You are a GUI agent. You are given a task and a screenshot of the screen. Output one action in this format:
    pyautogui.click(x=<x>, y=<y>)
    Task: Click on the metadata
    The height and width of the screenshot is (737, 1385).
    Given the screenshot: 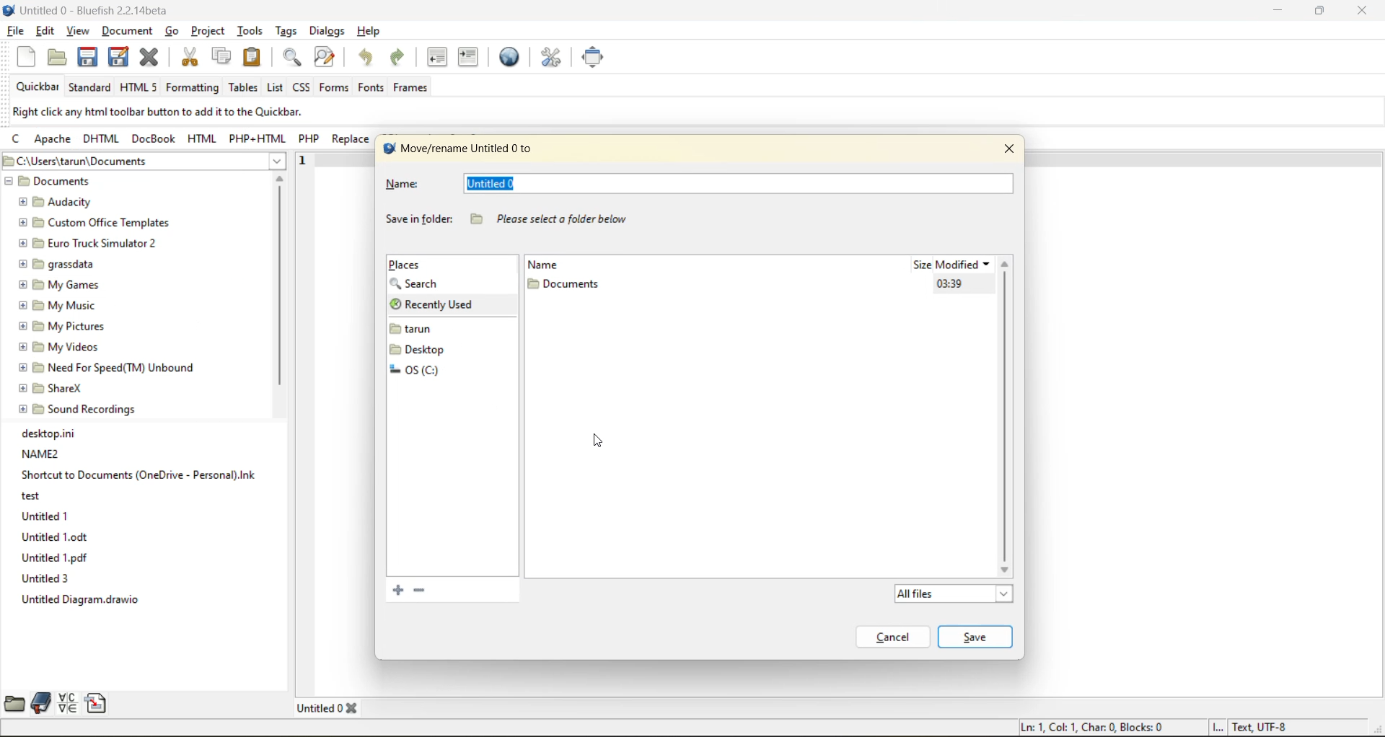 What is the action you would take?
    pyautogui.click(x=182, y=112)
    